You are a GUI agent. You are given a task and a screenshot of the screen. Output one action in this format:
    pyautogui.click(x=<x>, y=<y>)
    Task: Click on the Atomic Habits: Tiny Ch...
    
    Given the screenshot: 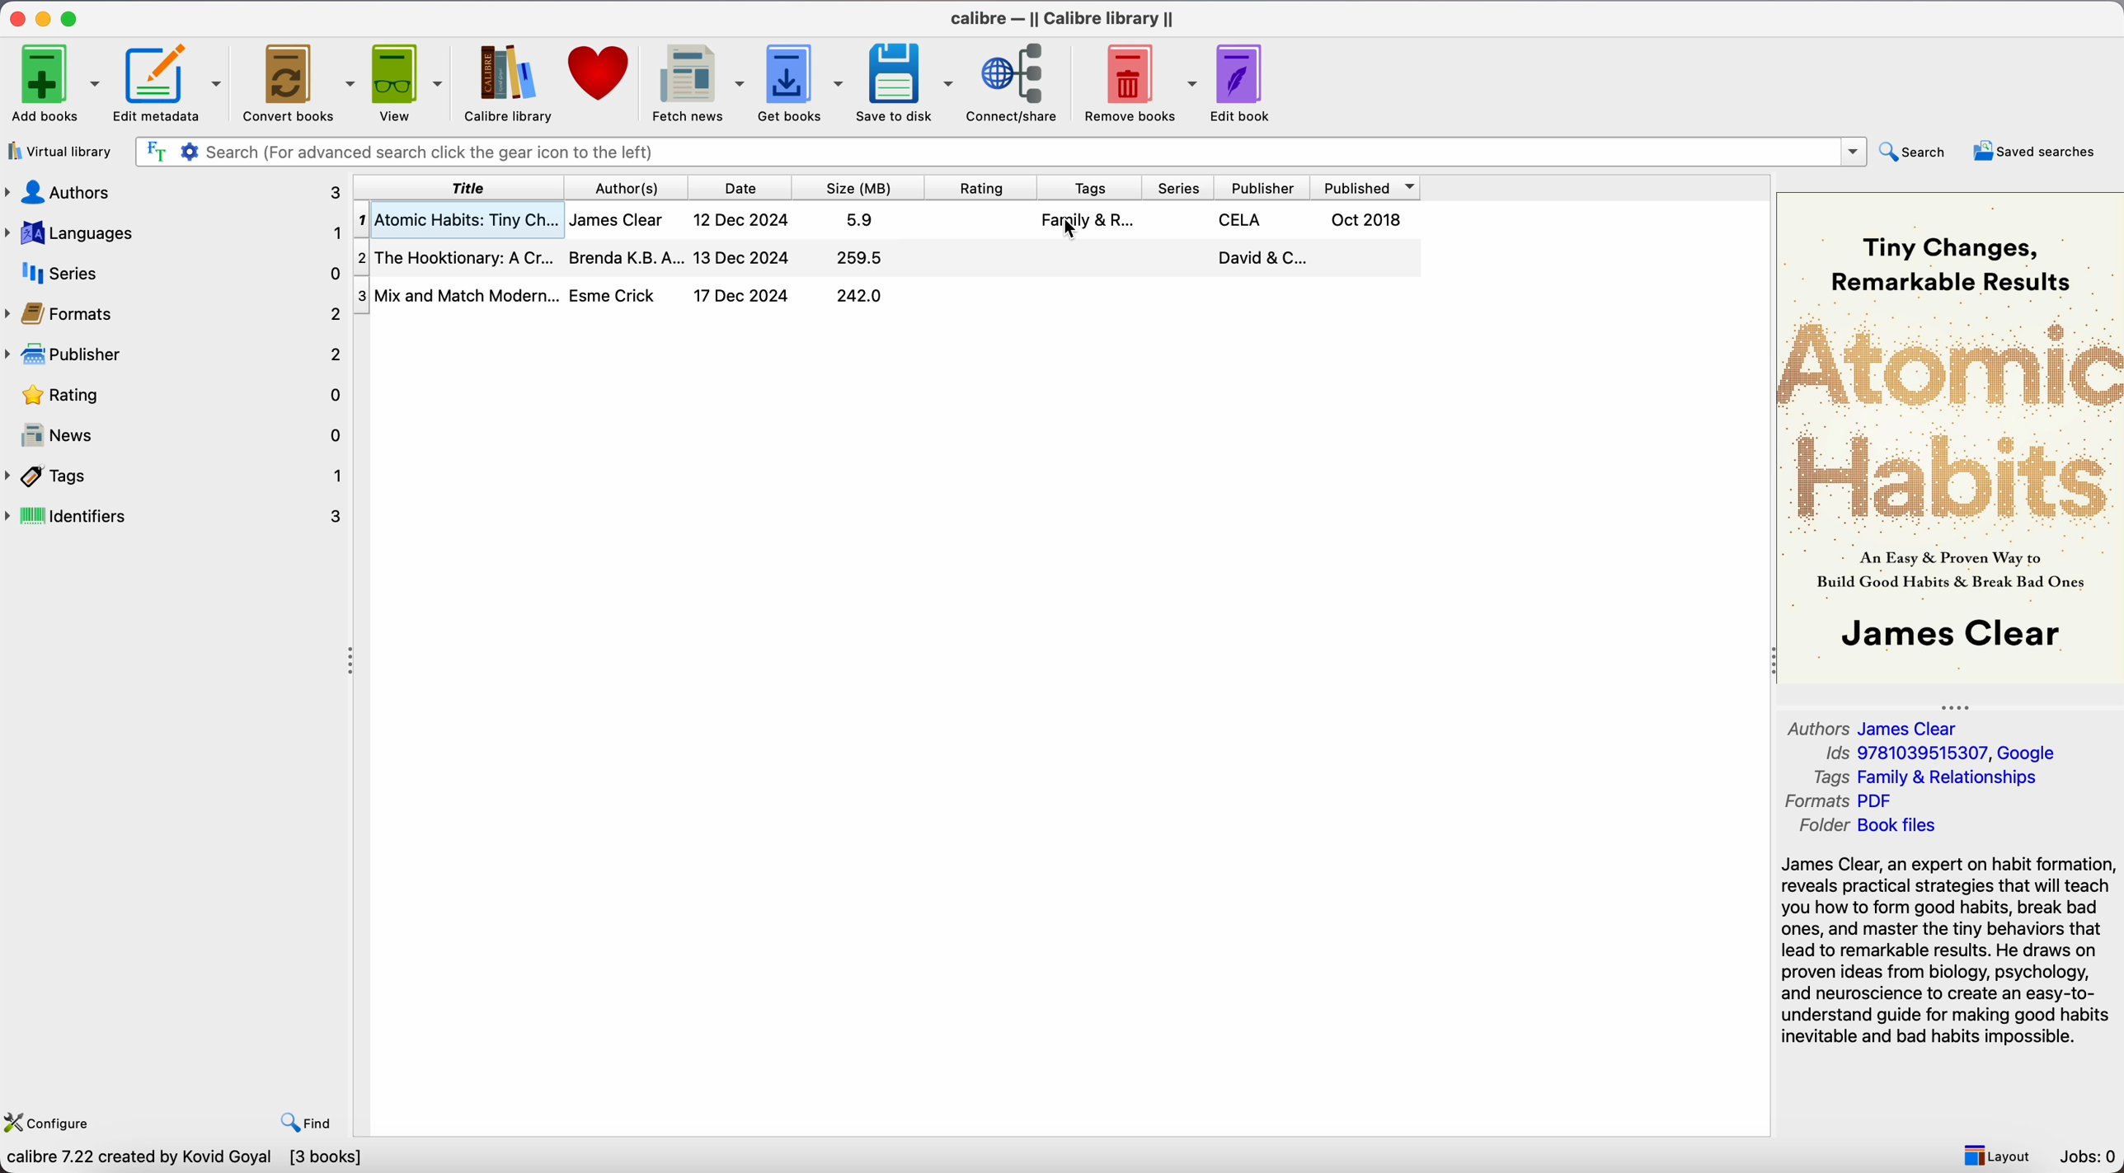 What is the action you would take?
    pyautogui.click(x=455, y=219)
    